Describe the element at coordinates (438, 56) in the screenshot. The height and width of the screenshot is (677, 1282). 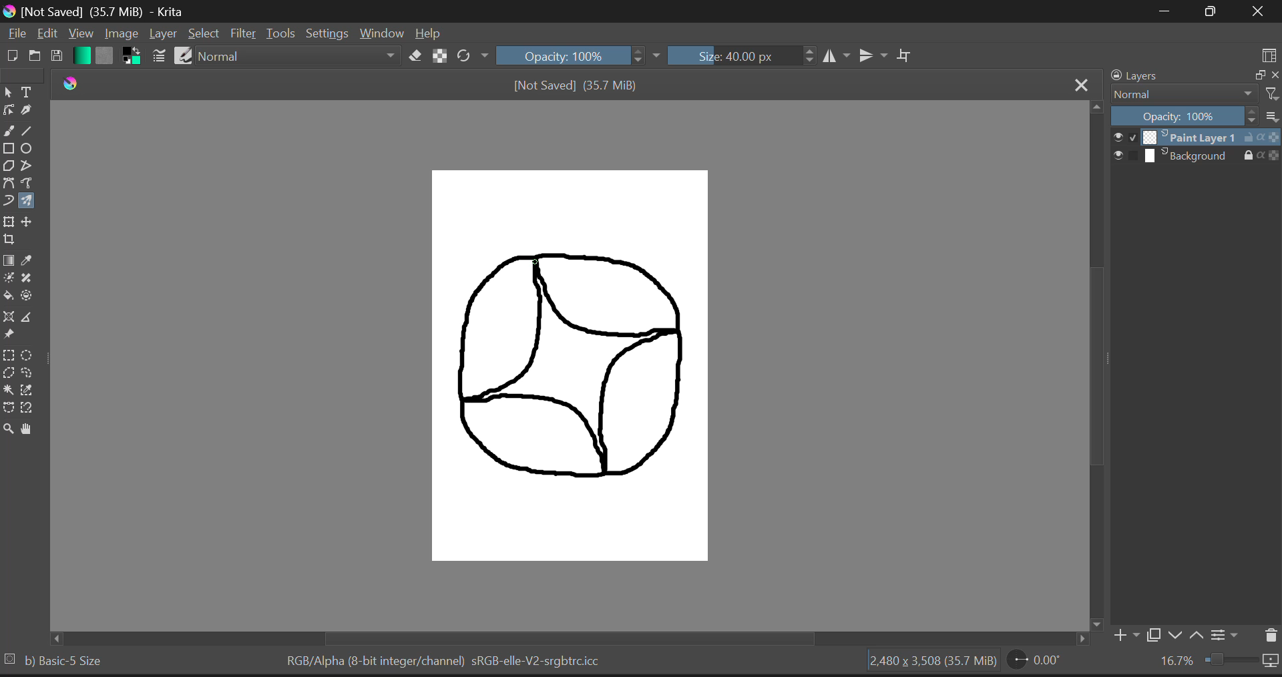
I see `Lock Al` at that location.